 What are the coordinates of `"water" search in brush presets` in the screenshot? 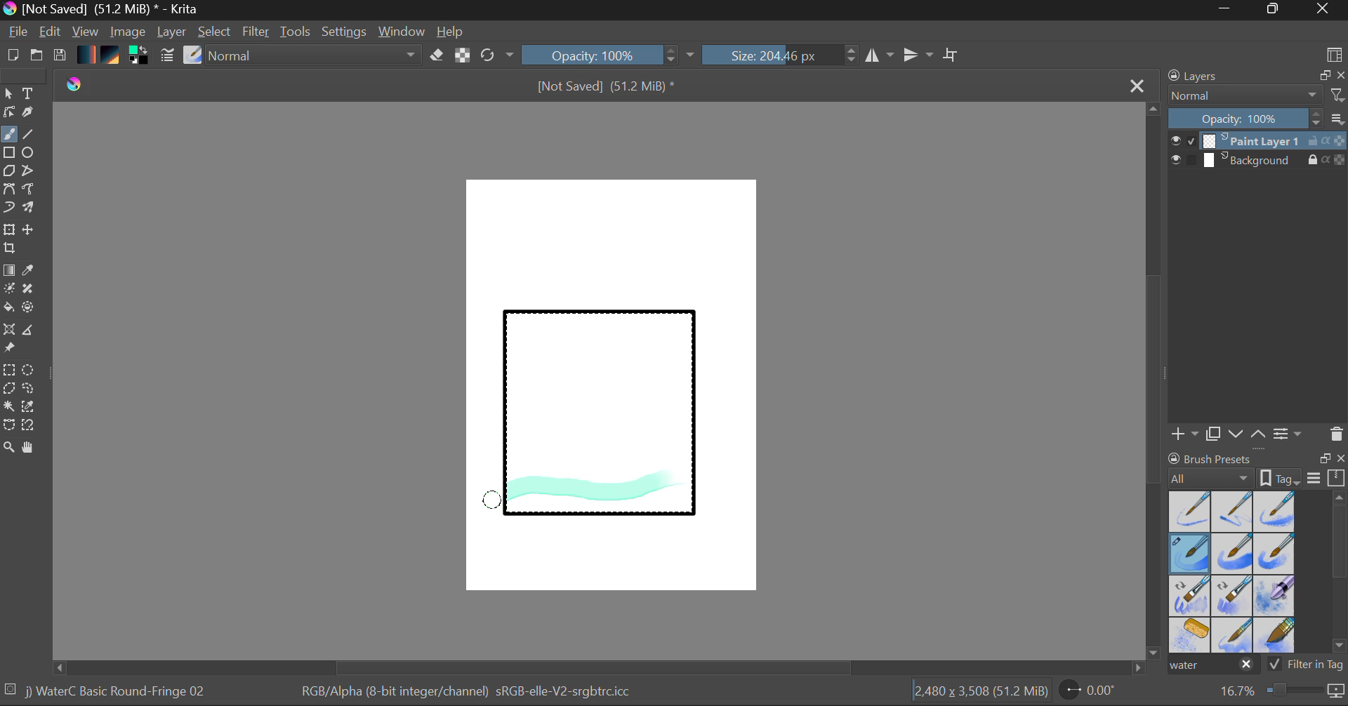 It's located at (1212, 667).